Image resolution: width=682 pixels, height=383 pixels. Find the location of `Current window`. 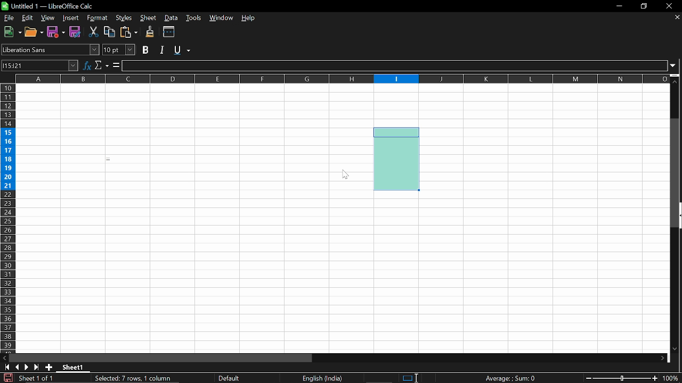

Current window is located at coordinates (53, 6).